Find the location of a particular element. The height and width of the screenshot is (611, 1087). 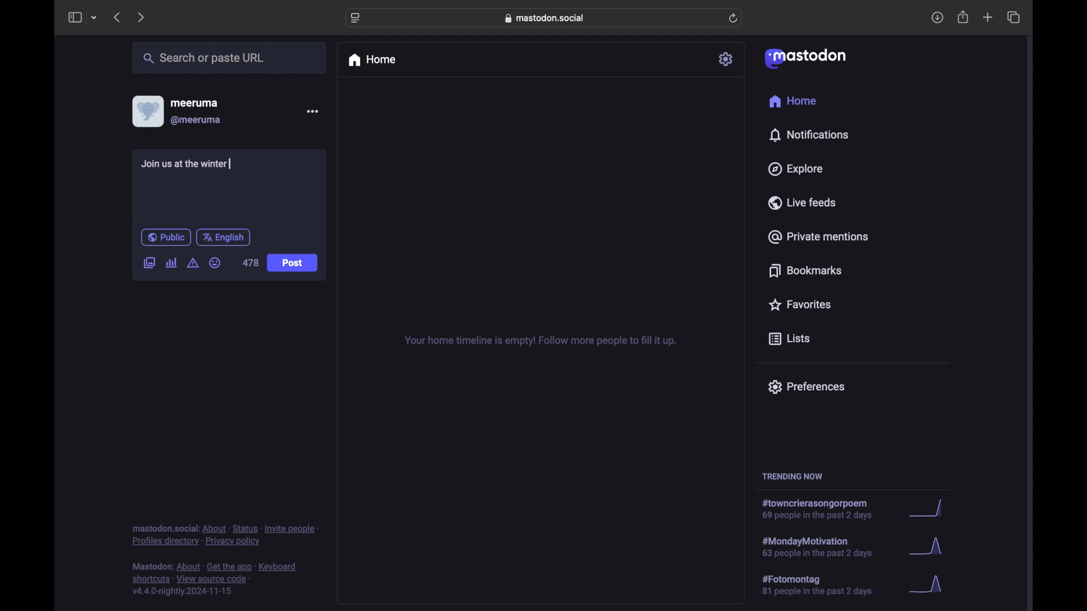

website settings is located at coordinates (357, 18).